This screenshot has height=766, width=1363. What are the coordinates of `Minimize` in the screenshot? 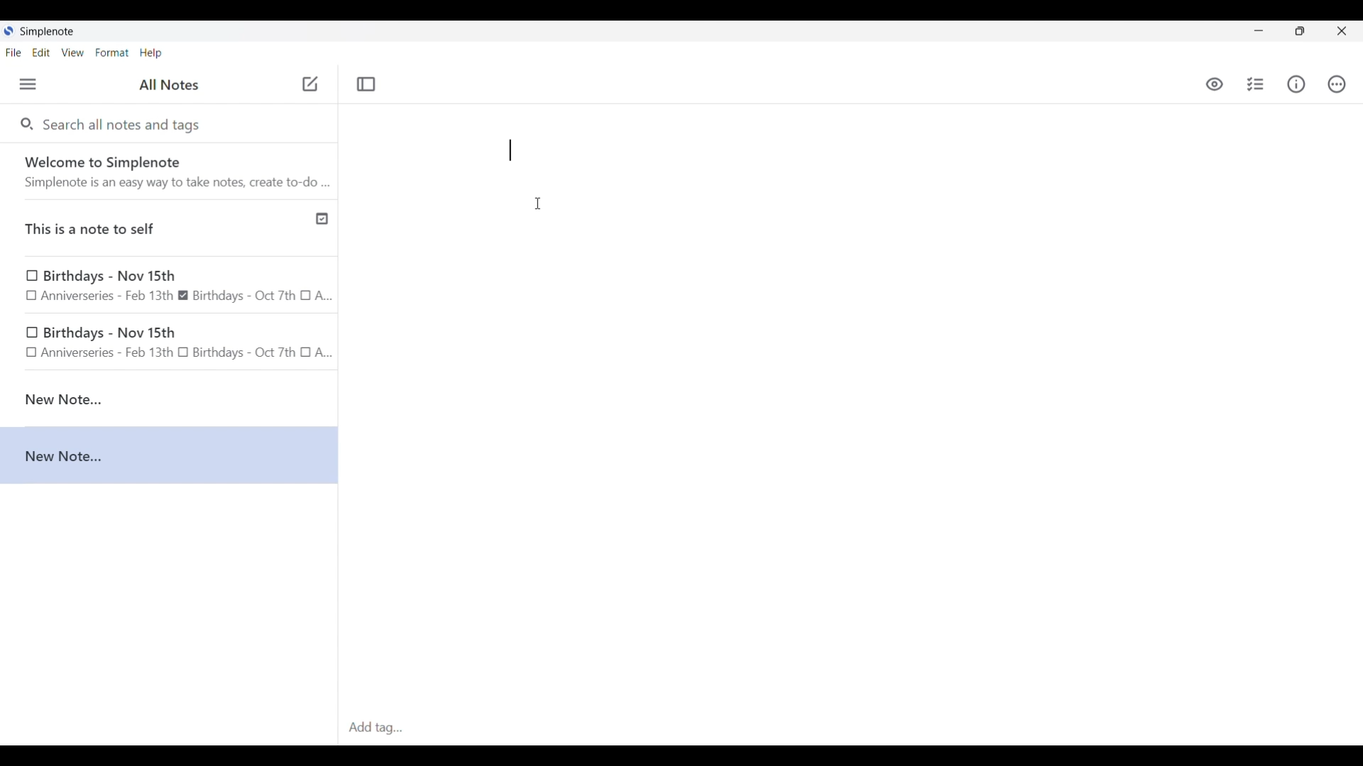 It's located at (1259, 30).